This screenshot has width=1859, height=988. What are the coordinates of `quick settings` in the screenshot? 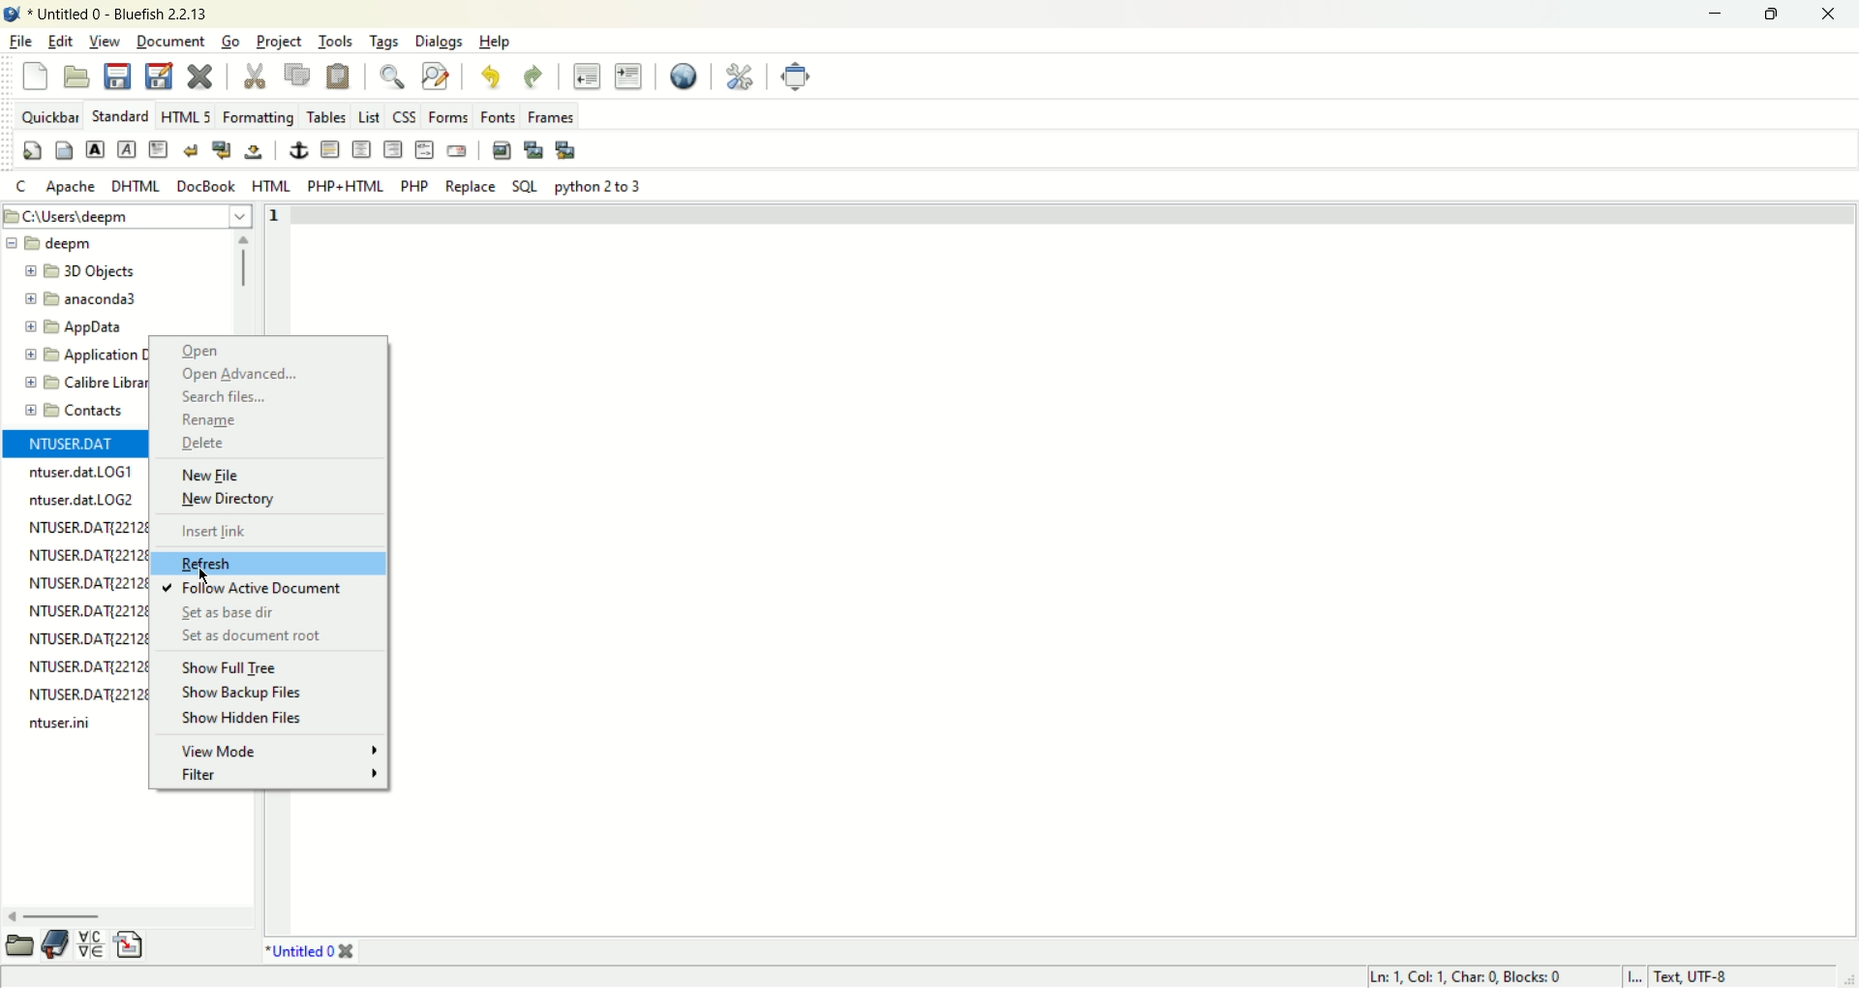 It's located at (33, 149).